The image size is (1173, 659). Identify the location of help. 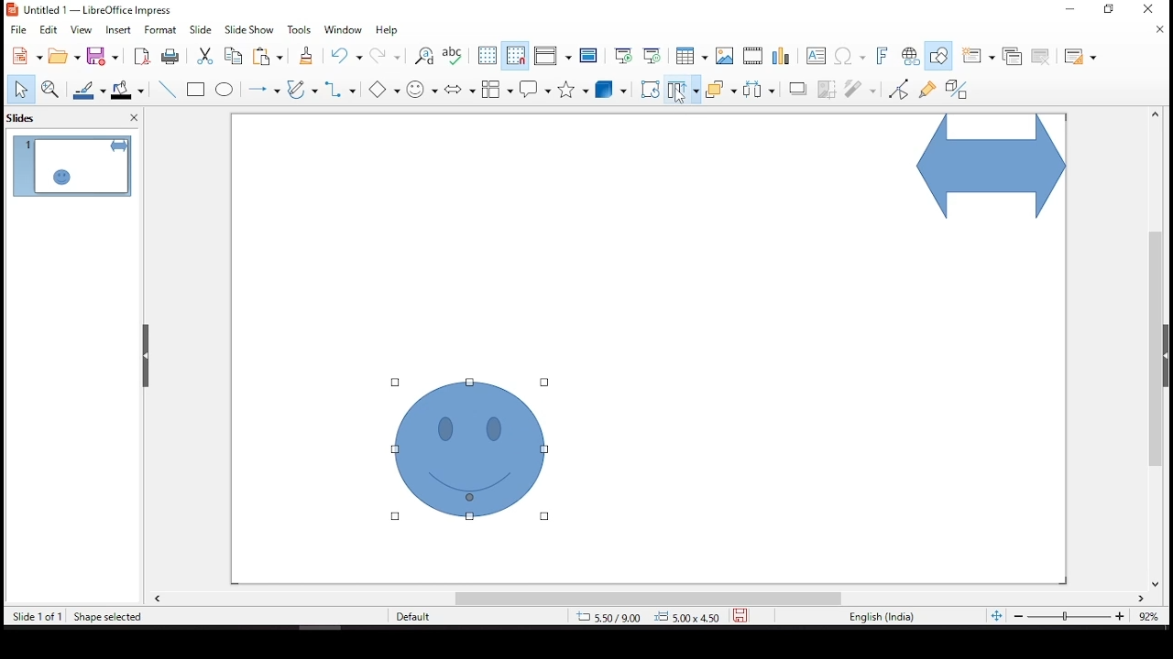
(388, 31).